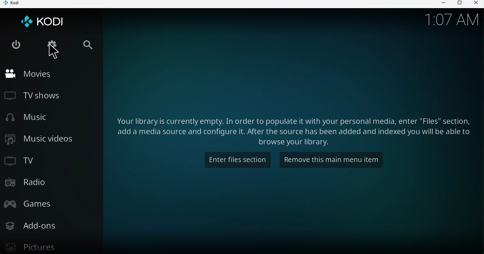 This screenshot has height=254, width=484. What do you see at coordinates (235, 161) in the screenshot?
I see `Enter files section` at bounding box center [235, 161].